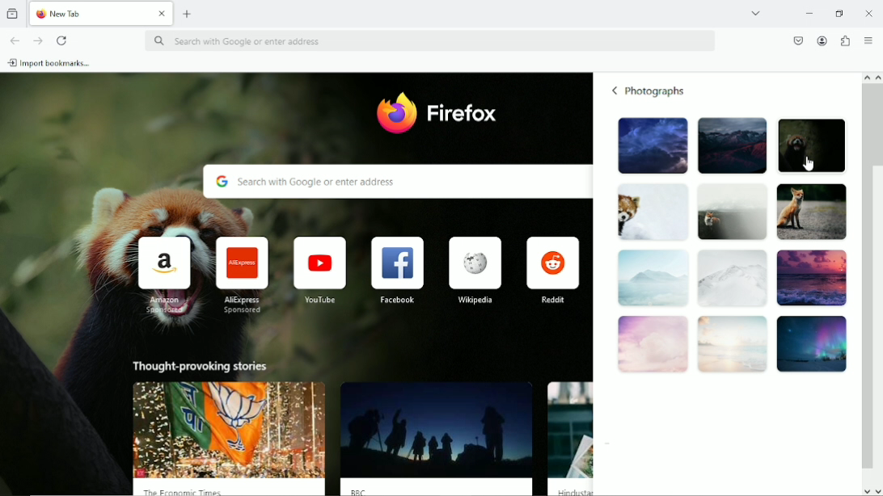 Image resolution: width=883 pixels, height=496 pixels. Describe the element at coordinates (202, 367) in the screenshot. I see `Thought provoking stories` at that location.